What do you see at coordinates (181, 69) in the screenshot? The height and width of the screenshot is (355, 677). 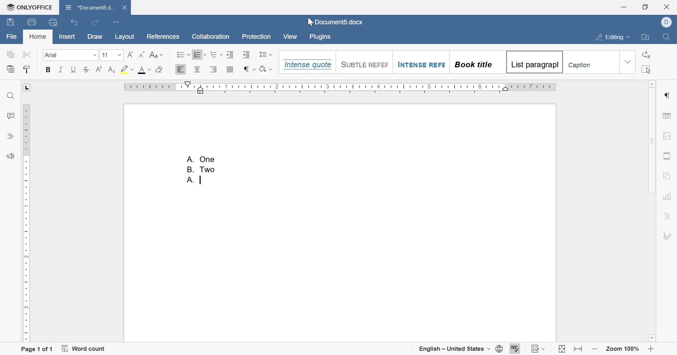 I see `Align Left` at bounding box center [181, 69].